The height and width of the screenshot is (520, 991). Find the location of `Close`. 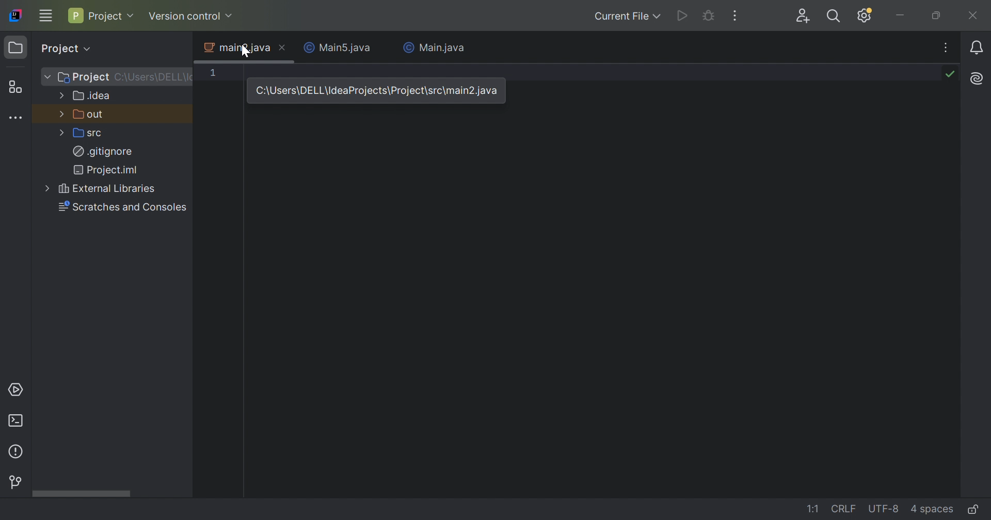

Close is located at coordinates (284, 47).